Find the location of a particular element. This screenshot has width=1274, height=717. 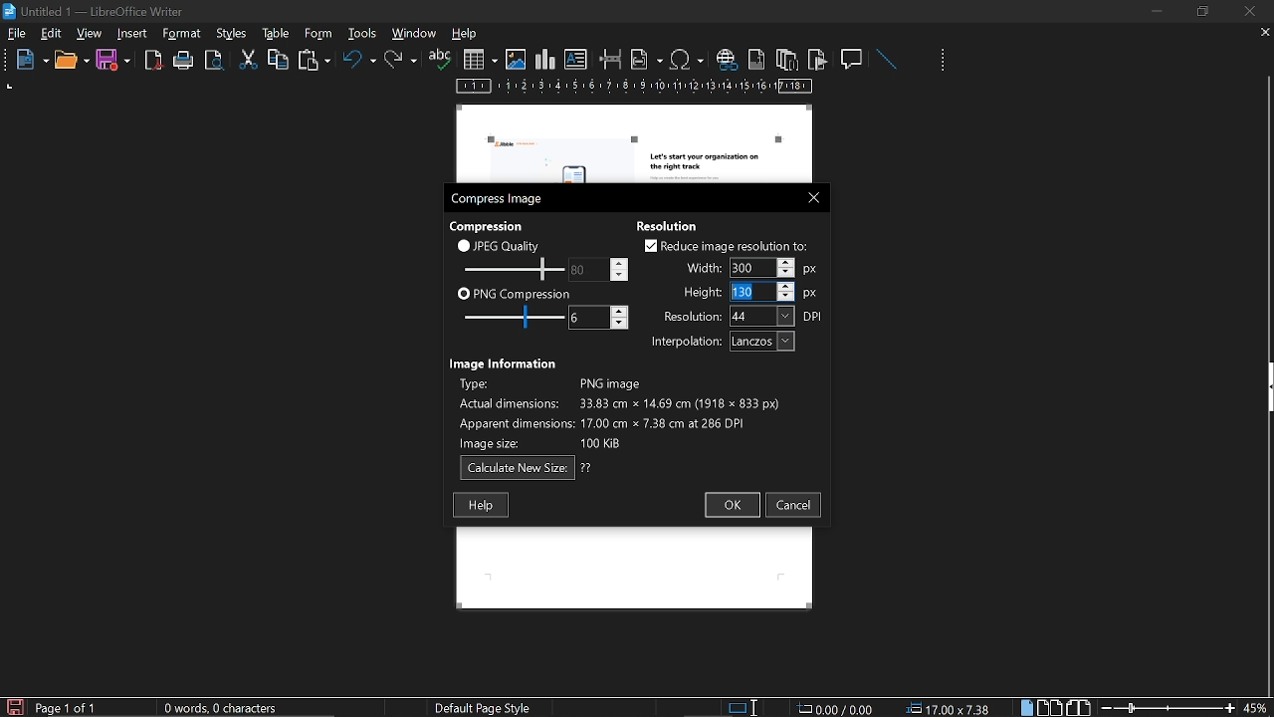

multiple page view is located at coordinates (1050, 708).